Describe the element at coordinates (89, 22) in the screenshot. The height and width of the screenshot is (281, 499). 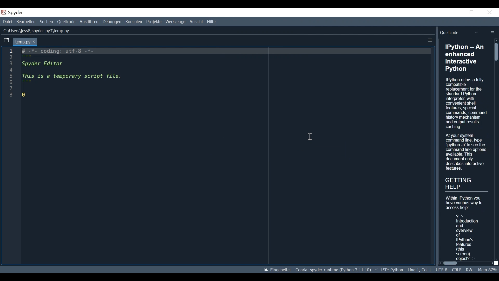
I see `Run` at that location.